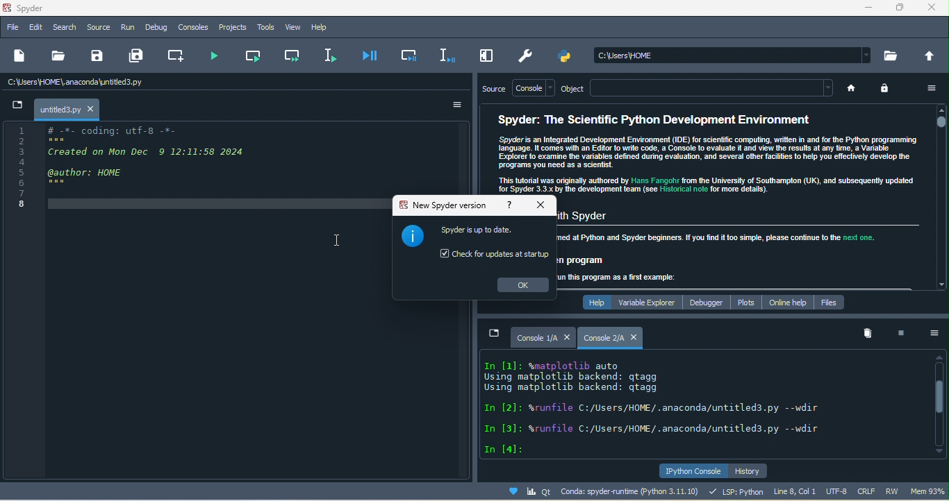 The width and height of the screenshot is (949, 501). Describe the element at coordinates (140, 56) in the screenshot. I see `save all` at that location.